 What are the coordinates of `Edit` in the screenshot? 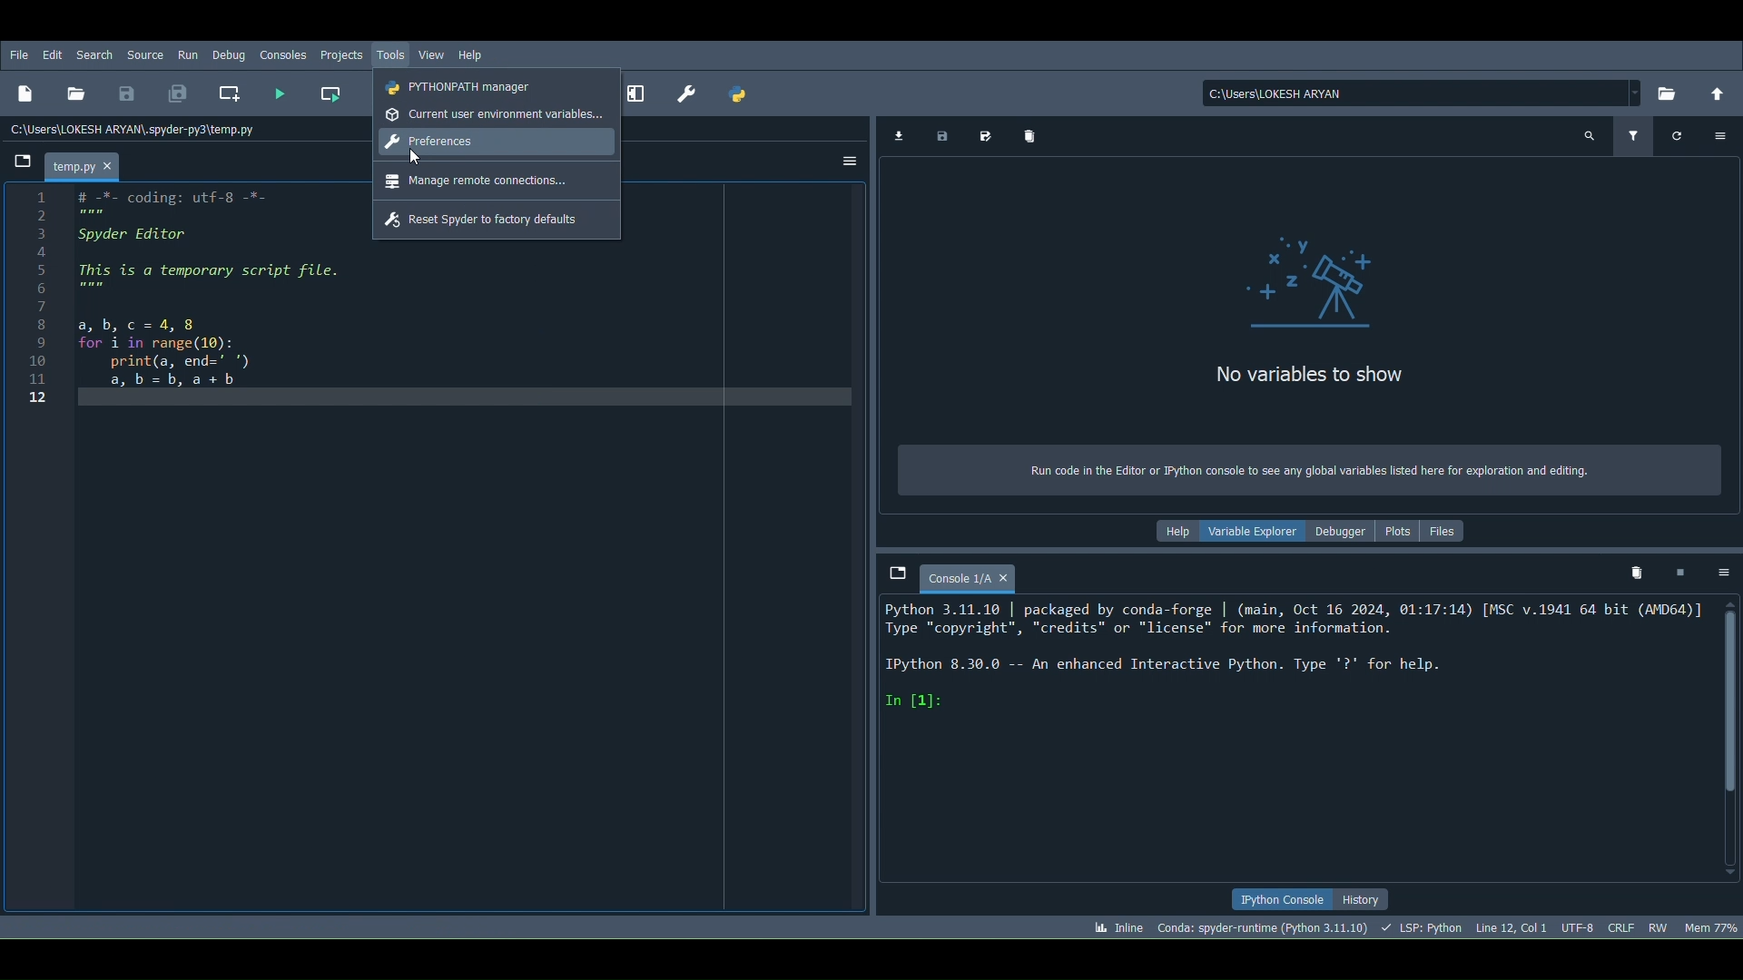 It's located at (50, 55).